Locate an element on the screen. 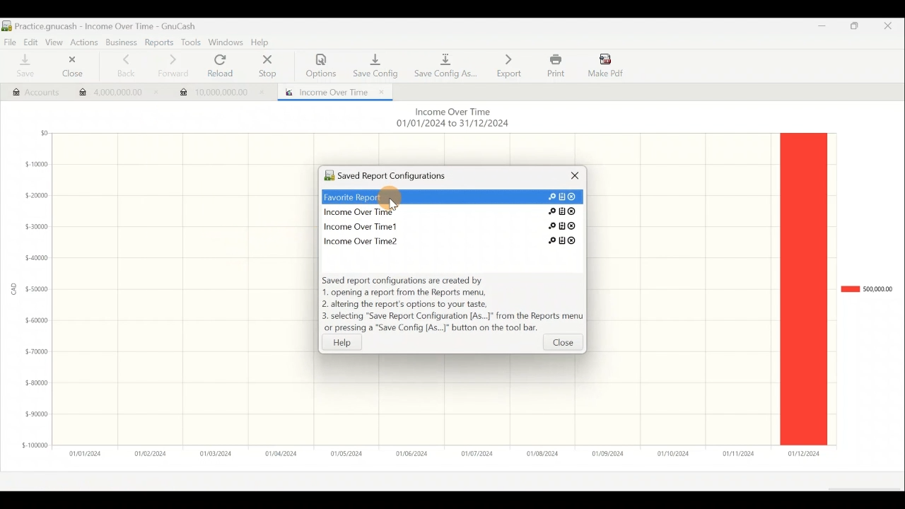 Image resolution: width=905 pixels, height=509 pixels. Tools is located at coordinates (190, 42).